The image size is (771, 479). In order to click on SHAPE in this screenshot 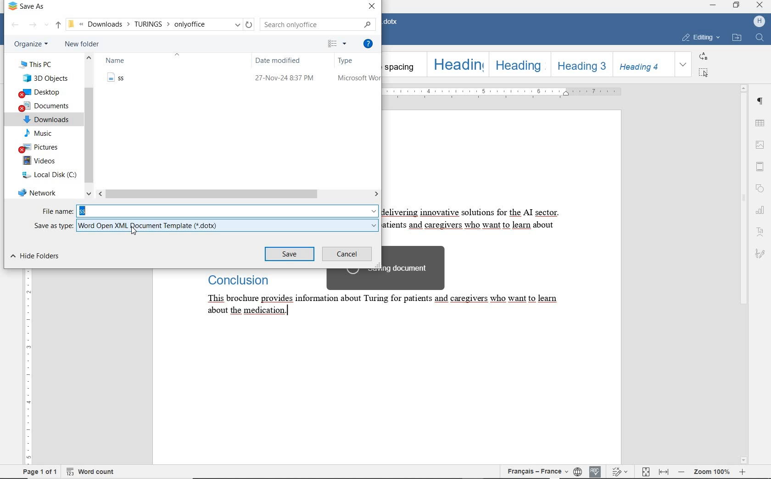, I will do `click(761, 189)`.